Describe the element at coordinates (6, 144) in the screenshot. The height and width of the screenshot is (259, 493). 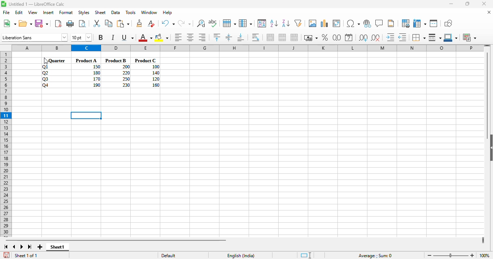
I see `rows` at that location.